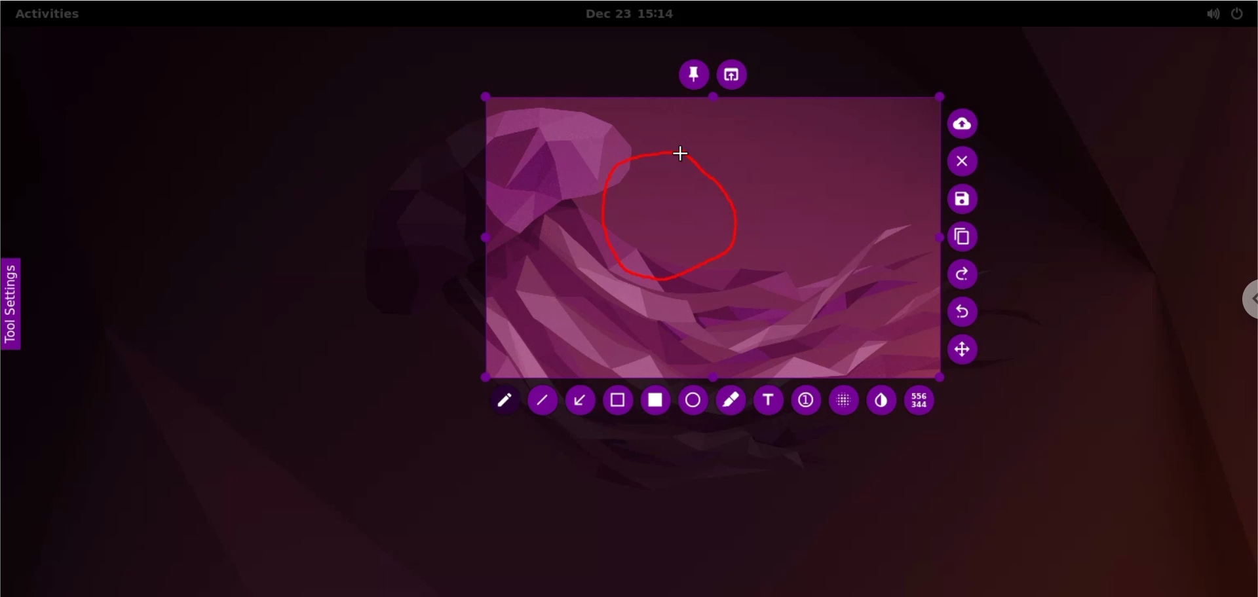  I want to click on chrome options, so click(1240, 298).